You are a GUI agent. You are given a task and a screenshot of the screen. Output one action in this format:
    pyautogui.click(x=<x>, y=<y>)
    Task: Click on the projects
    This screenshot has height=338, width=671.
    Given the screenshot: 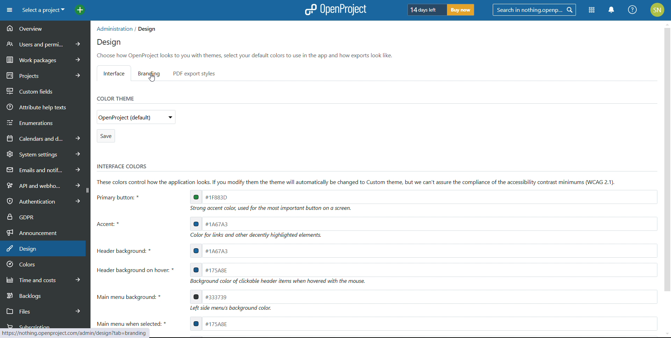 What is the action you would take?
    pyautogui.click(x=45, y=74)
    